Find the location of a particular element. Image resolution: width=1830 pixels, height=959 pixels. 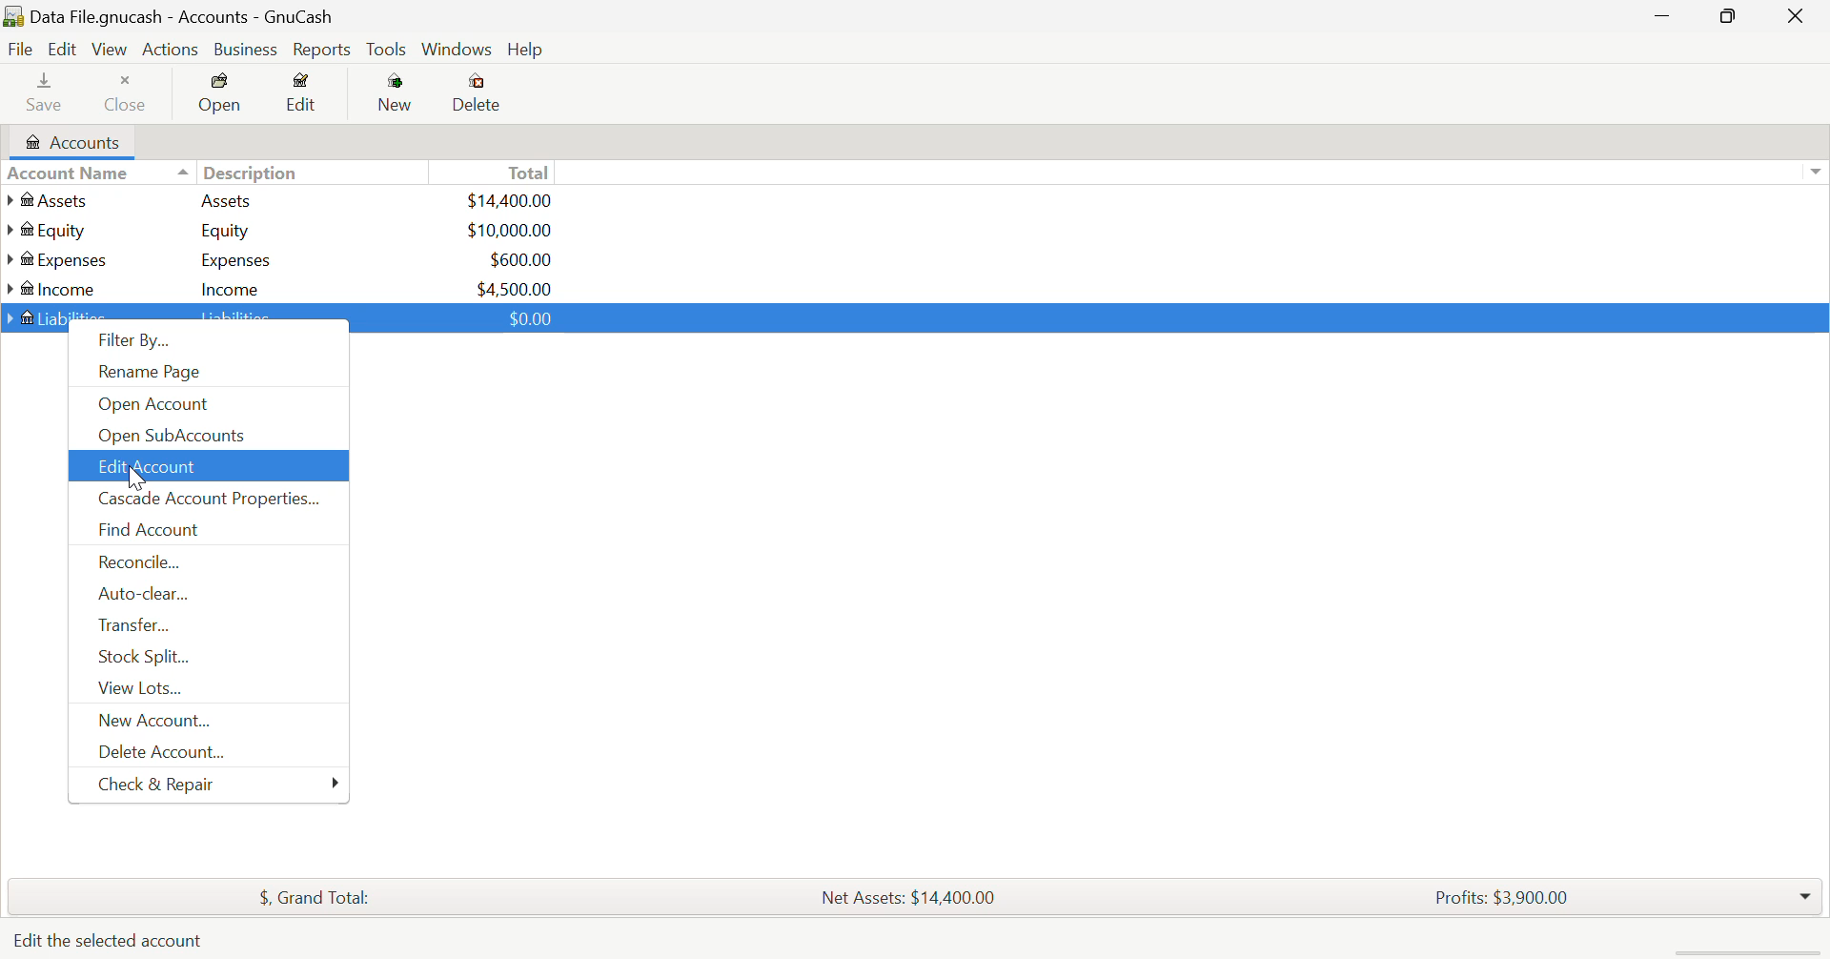

File is located at coordinates (18, 50).